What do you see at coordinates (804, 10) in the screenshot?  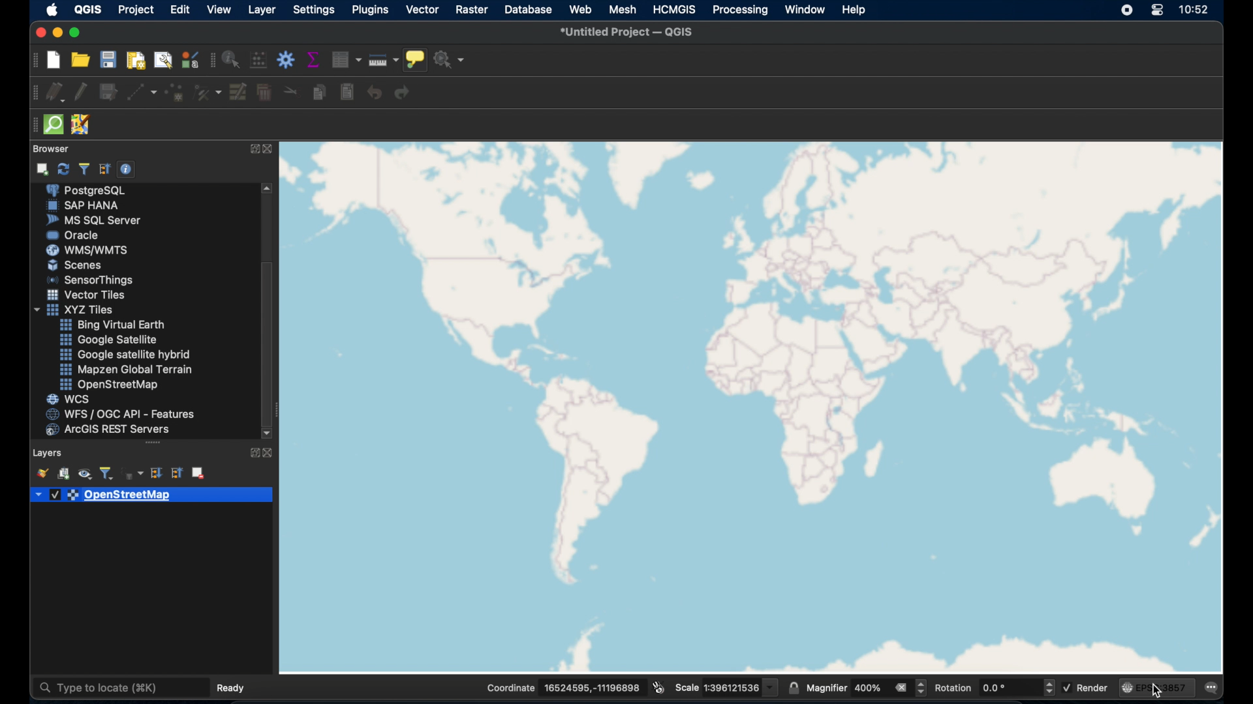 I see `window` at bounding box center [804, 10].